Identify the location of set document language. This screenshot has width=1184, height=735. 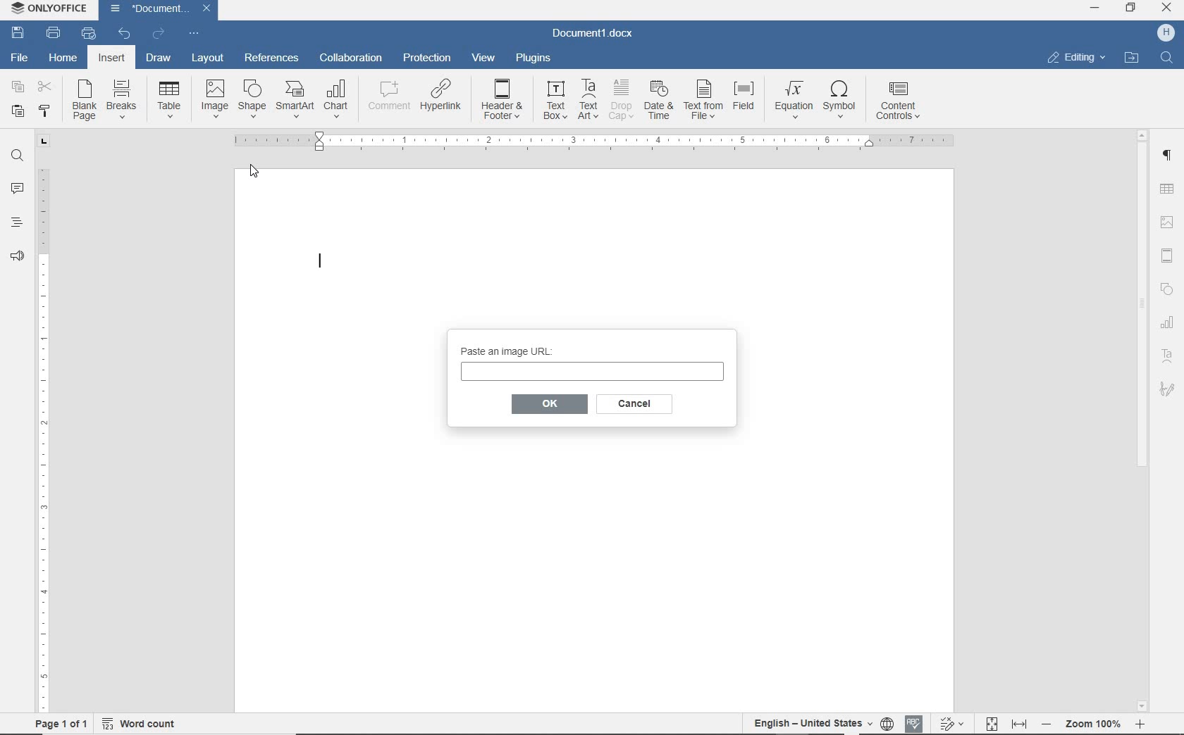
(886, 724).